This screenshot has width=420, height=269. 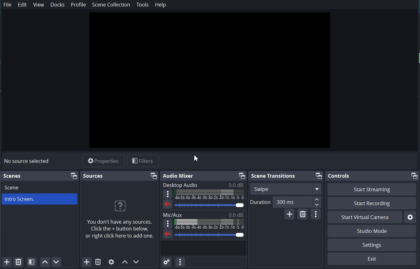 I want to click on Advance Audio Properties, so click(x=167, y=261).